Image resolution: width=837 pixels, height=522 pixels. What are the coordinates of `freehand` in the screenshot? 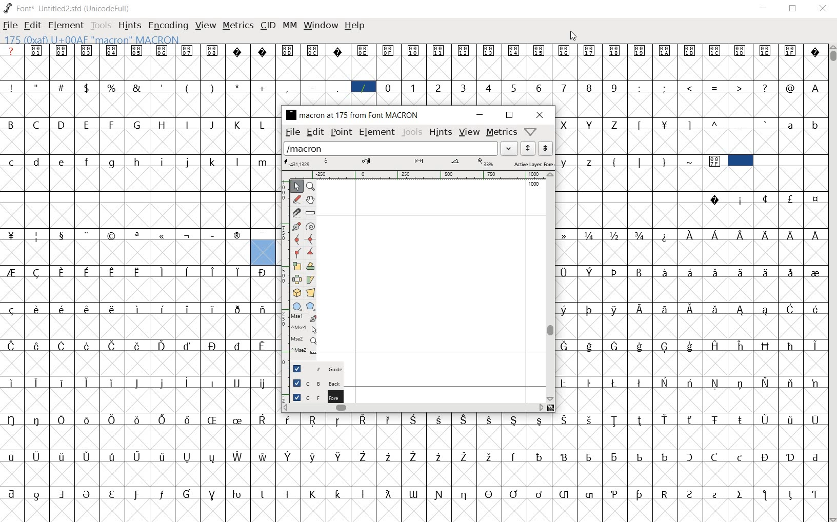 It's located at (295, 199).